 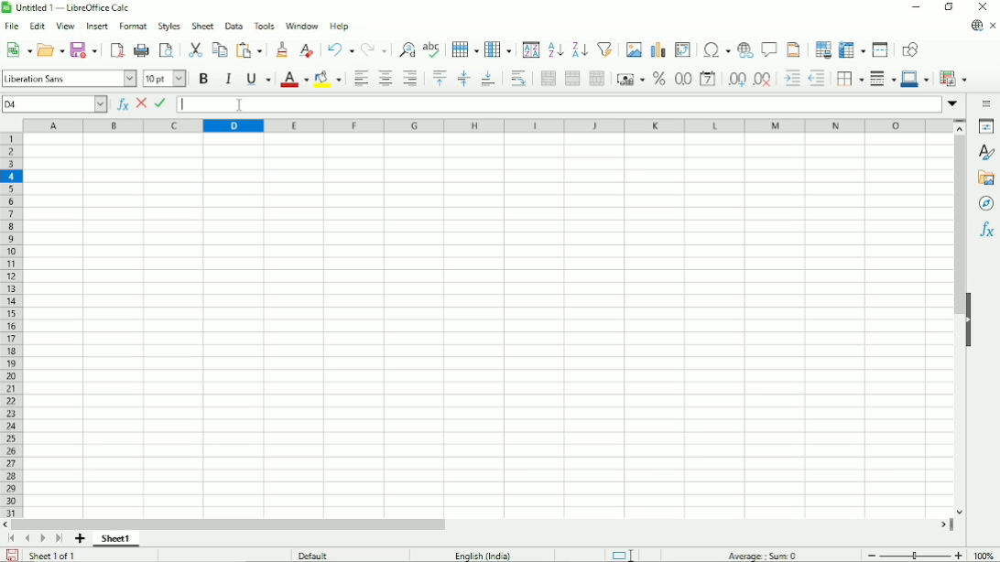 I want to click on Accept, so click(x=162, y=103).